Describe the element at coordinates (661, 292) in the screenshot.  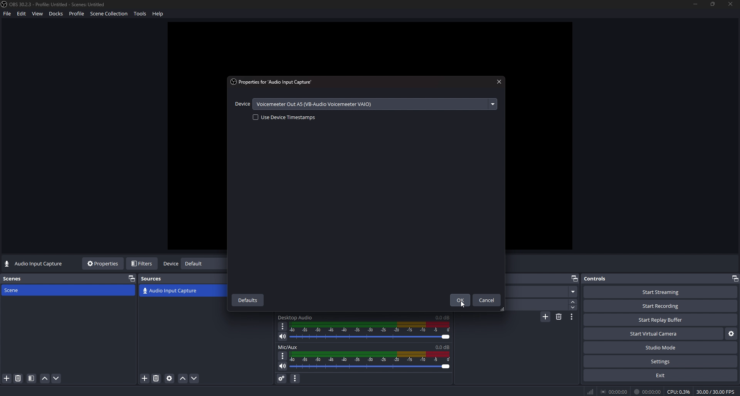
I see `start streaming` at that location.